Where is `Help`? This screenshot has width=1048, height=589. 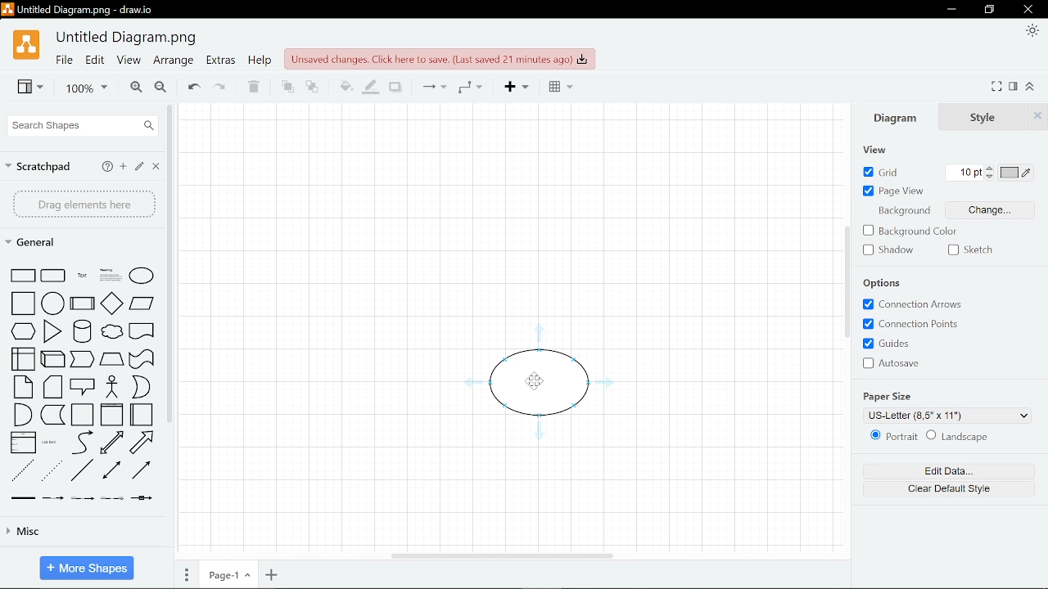 Help is located at coordinates (260, 61).